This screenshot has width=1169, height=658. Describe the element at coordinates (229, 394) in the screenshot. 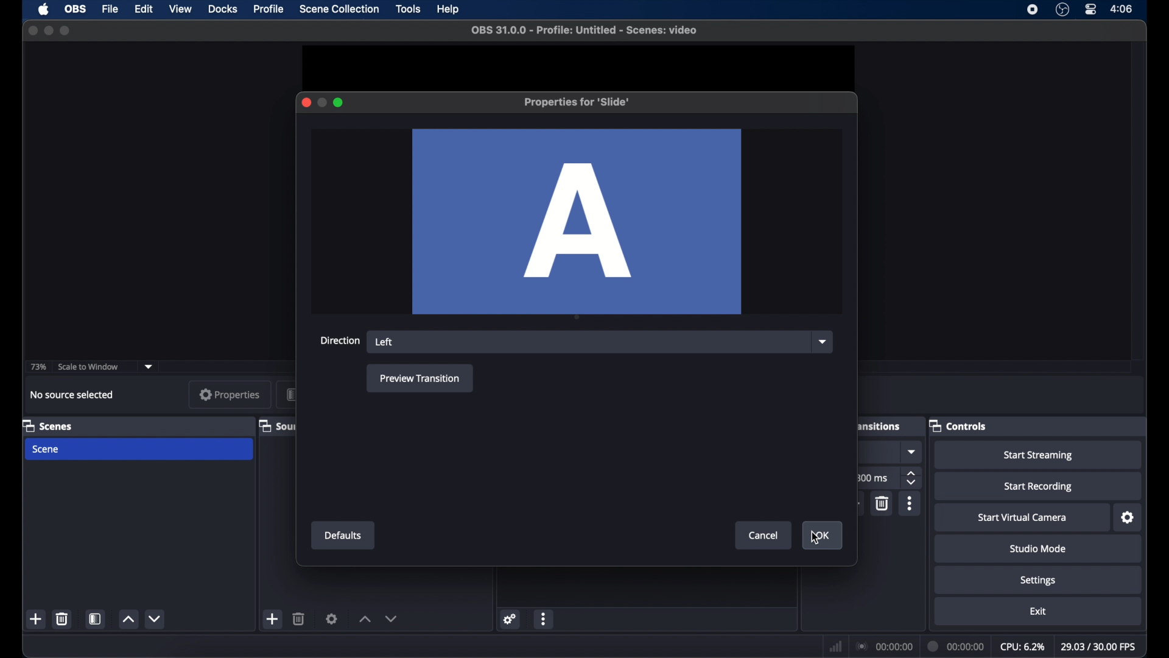

I see `properties` at that location.